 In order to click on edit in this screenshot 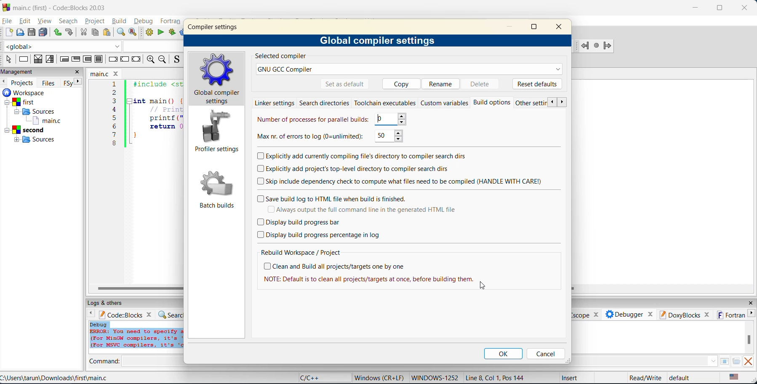, I will do `click(24, 21)`.